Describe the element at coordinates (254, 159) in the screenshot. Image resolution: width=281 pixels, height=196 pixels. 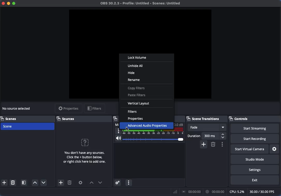
I see `Studio mode` at that location.